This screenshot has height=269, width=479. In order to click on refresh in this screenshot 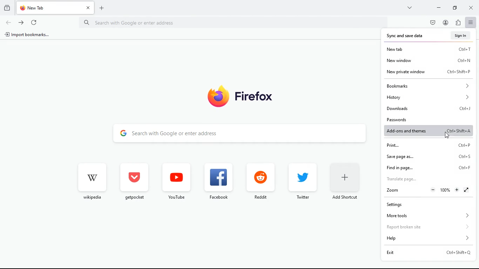, I will do `click(34, 23)`.